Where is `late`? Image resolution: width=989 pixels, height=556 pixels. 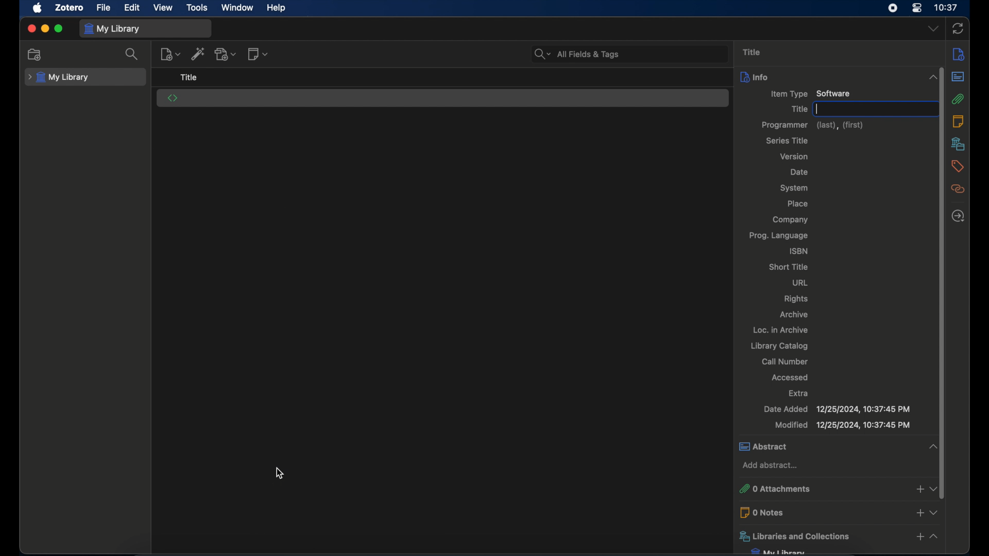 late is located at coordinates (958, 216).